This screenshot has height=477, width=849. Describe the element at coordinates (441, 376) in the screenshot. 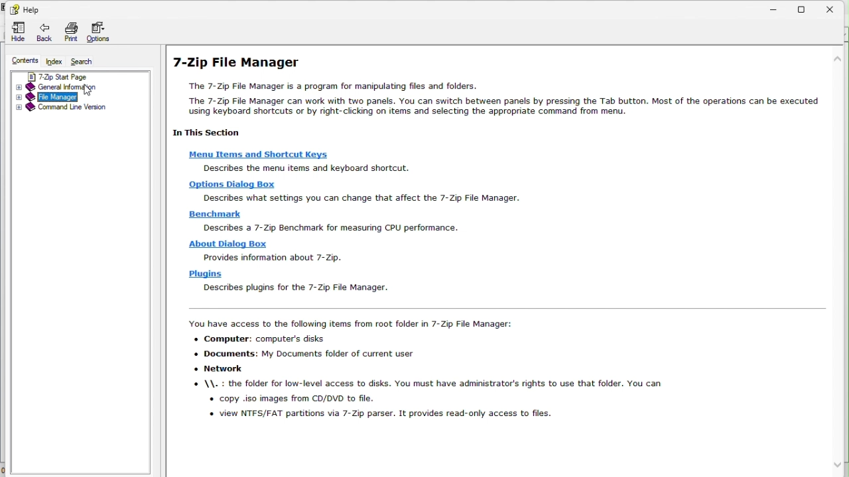

I see `You have access to the following items from root folder in 7-Zip File Manager:
+ Computer: computer's disks
+ Documents: My Documents folder of current user
« Network
 \\. : the folder for low-level access to disks. You must have administrator's rights to use that folder. You can
« copy .iso images from CD/DVD to file.
« view NTFS/FAT partitions via 7-Zip parser. It provides read-only access to files.` at that location.